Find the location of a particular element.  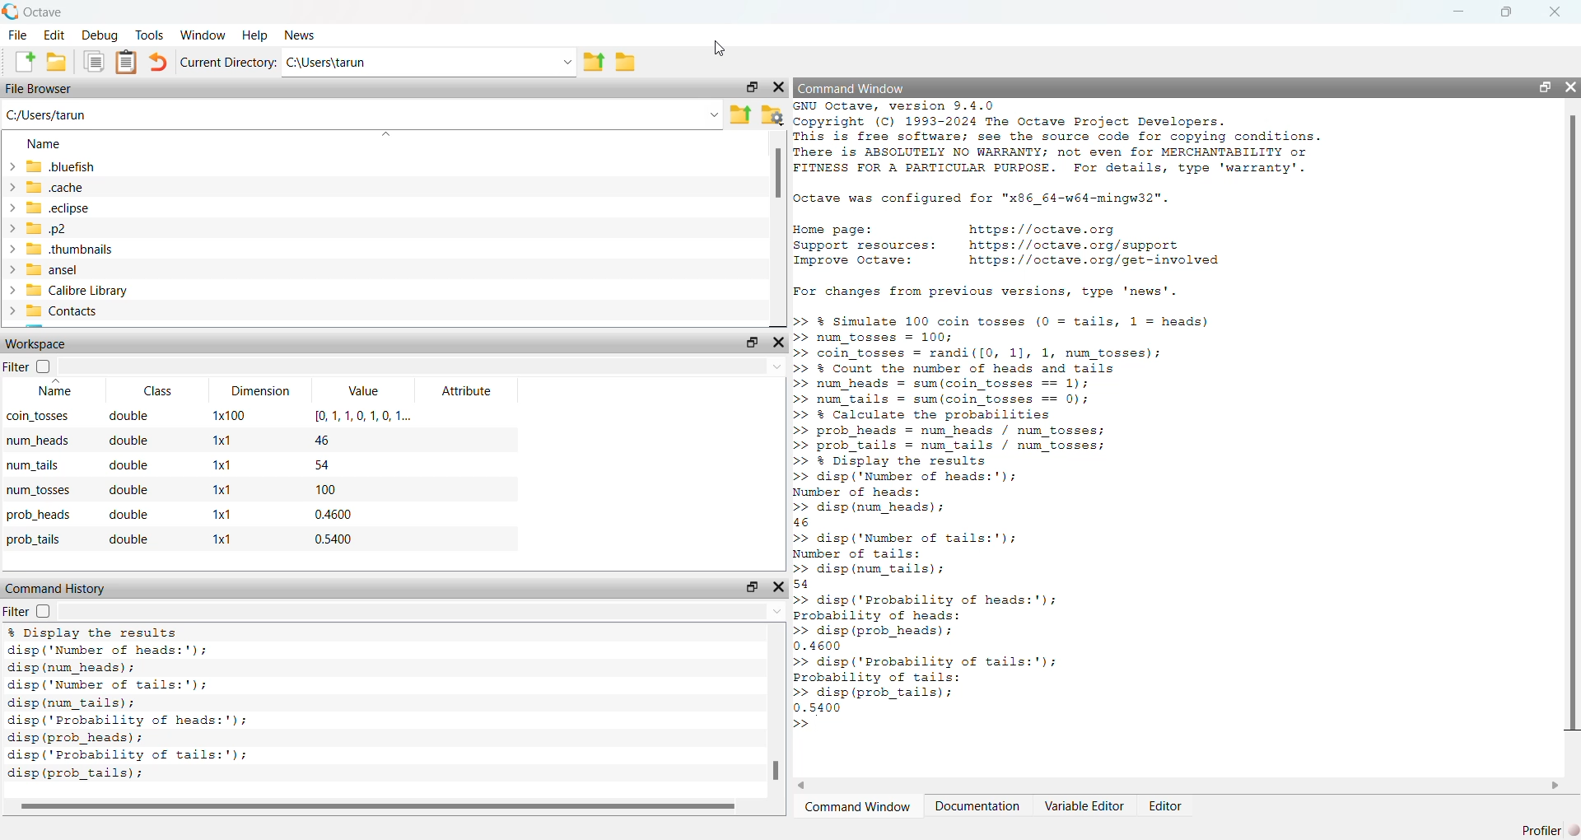

>> % simulate 100 coin tosses (0 = tails, 1 = heads)
>> num_tosses = 100;

>> coin_tosses = randi([0, 1], 1, num_tosses);
>> % Count the number of heads and tails
>> num_heads = sum(coin_tosses == 1);

>> num_tails = sum(coin_tosses == 0);

>> % Calculate the probabilities

>> prob_heads = num_heads / num_tosses;
>> prob_tails = num_tails / num tosses:
>> % Display the results

>> disp ('Number of heads:');

Number of heads:

>> disp (num_heads) ;

46

>> disp ('Number of tails:');

Number of tails:

>> disp (num_tails);

54

>> disp ('Probability of heads:');
Probability of heads:

>> disp (prob_heads) ;

0.4600 is located at coordinates (1005, 483).